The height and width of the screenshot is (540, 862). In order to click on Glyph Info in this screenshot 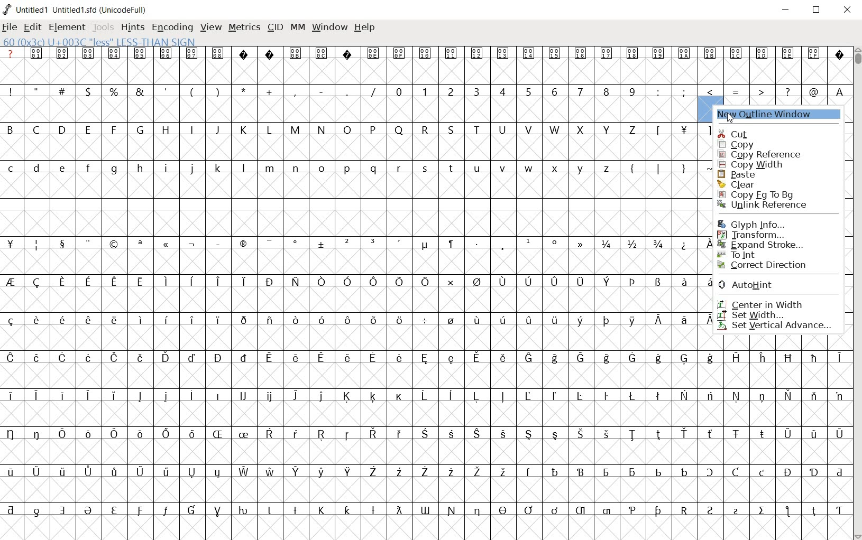, I will do `click(750, 224)`.